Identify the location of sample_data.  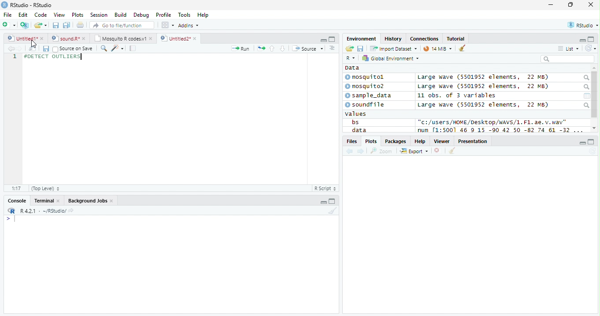
(369, 96).